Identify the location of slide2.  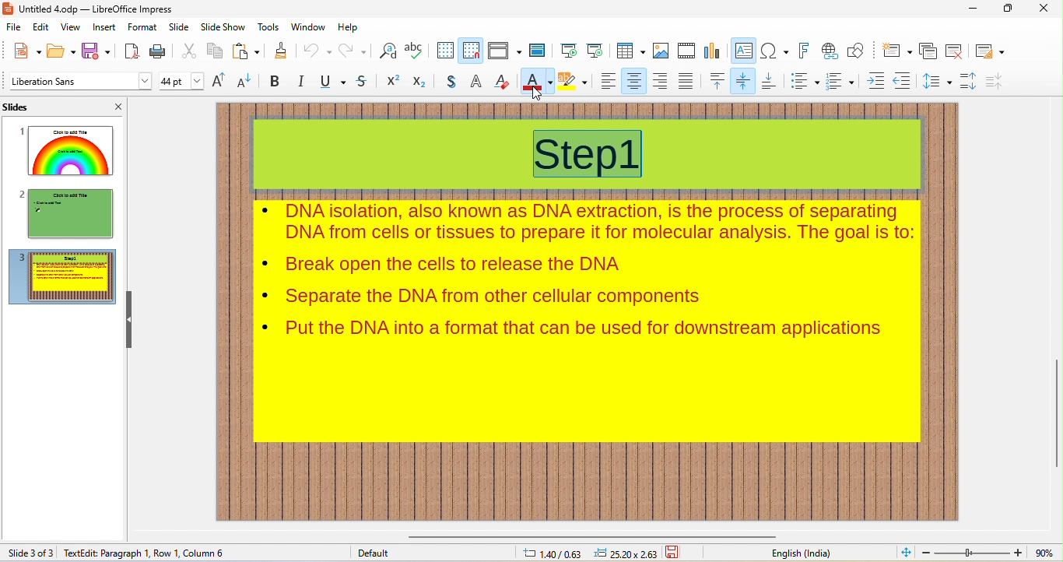
(61, 213).